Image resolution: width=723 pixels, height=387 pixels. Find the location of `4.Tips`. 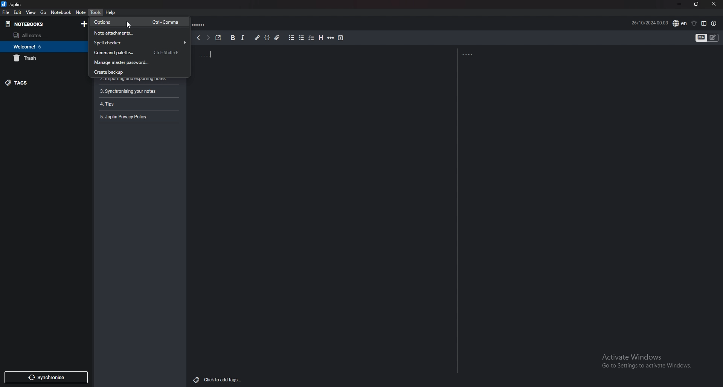

4.Tips is located at coordinates (113, 103).